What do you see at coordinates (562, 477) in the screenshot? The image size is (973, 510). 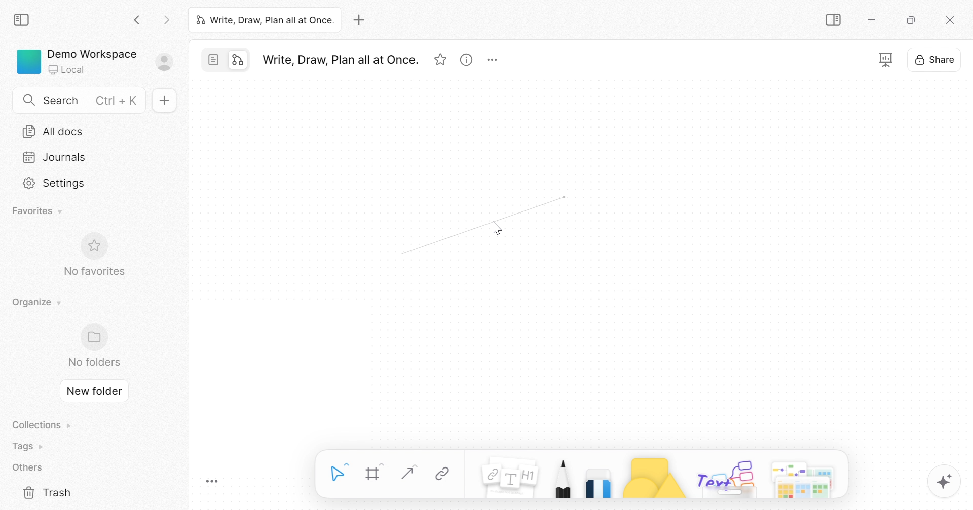 I see `Pen` at bounding box center [562, 477].